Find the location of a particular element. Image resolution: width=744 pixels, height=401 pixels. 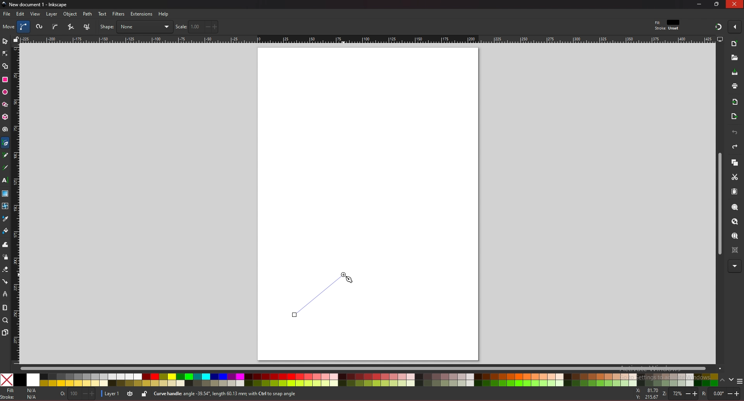

up is located at coordinates (723, 381).